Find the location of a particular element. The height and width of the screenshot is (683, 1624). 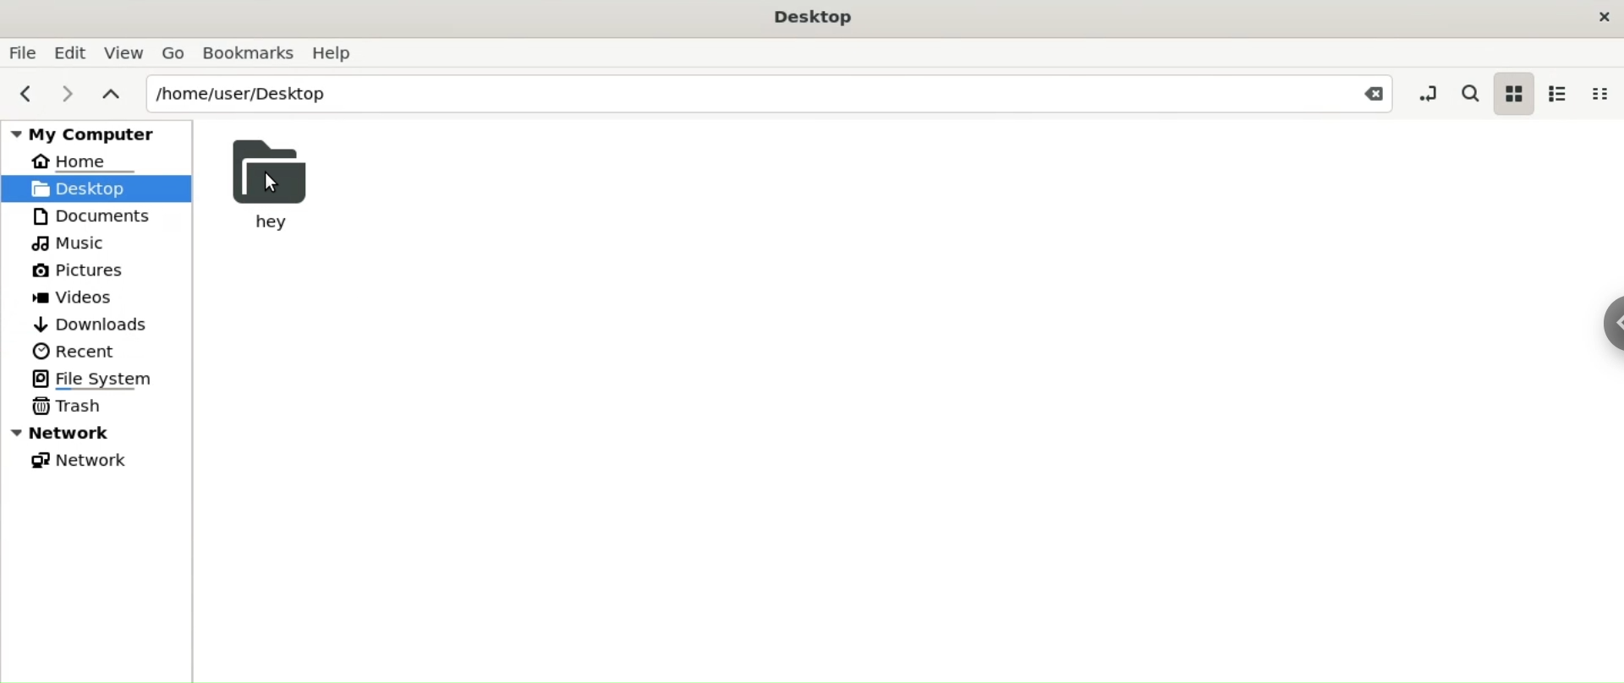

File is located at coordinates (23, 52).